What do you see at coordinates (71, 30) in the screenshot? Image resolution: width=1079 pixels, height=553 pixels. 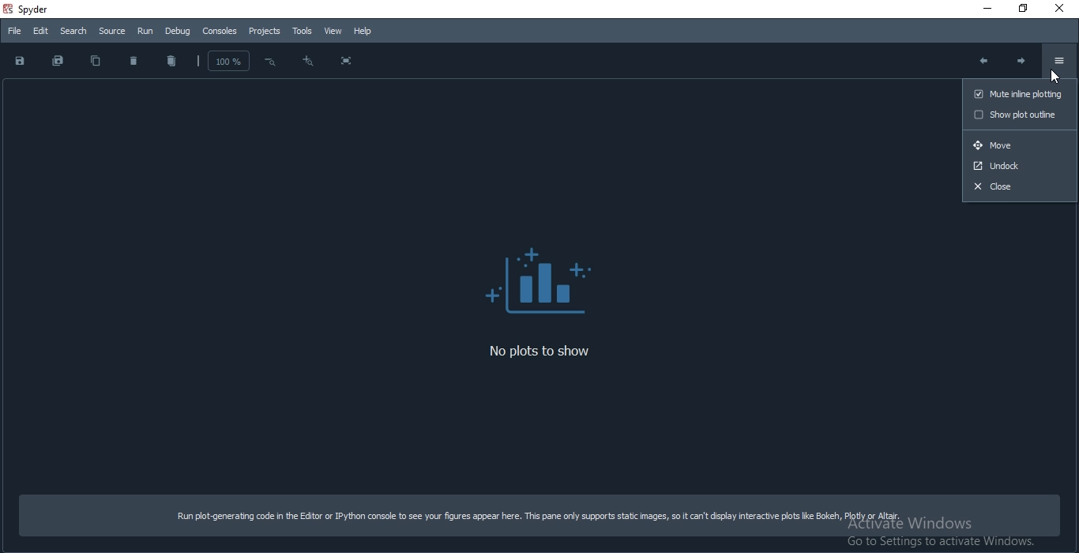 I see `Search` at bounding box center [71, 30].